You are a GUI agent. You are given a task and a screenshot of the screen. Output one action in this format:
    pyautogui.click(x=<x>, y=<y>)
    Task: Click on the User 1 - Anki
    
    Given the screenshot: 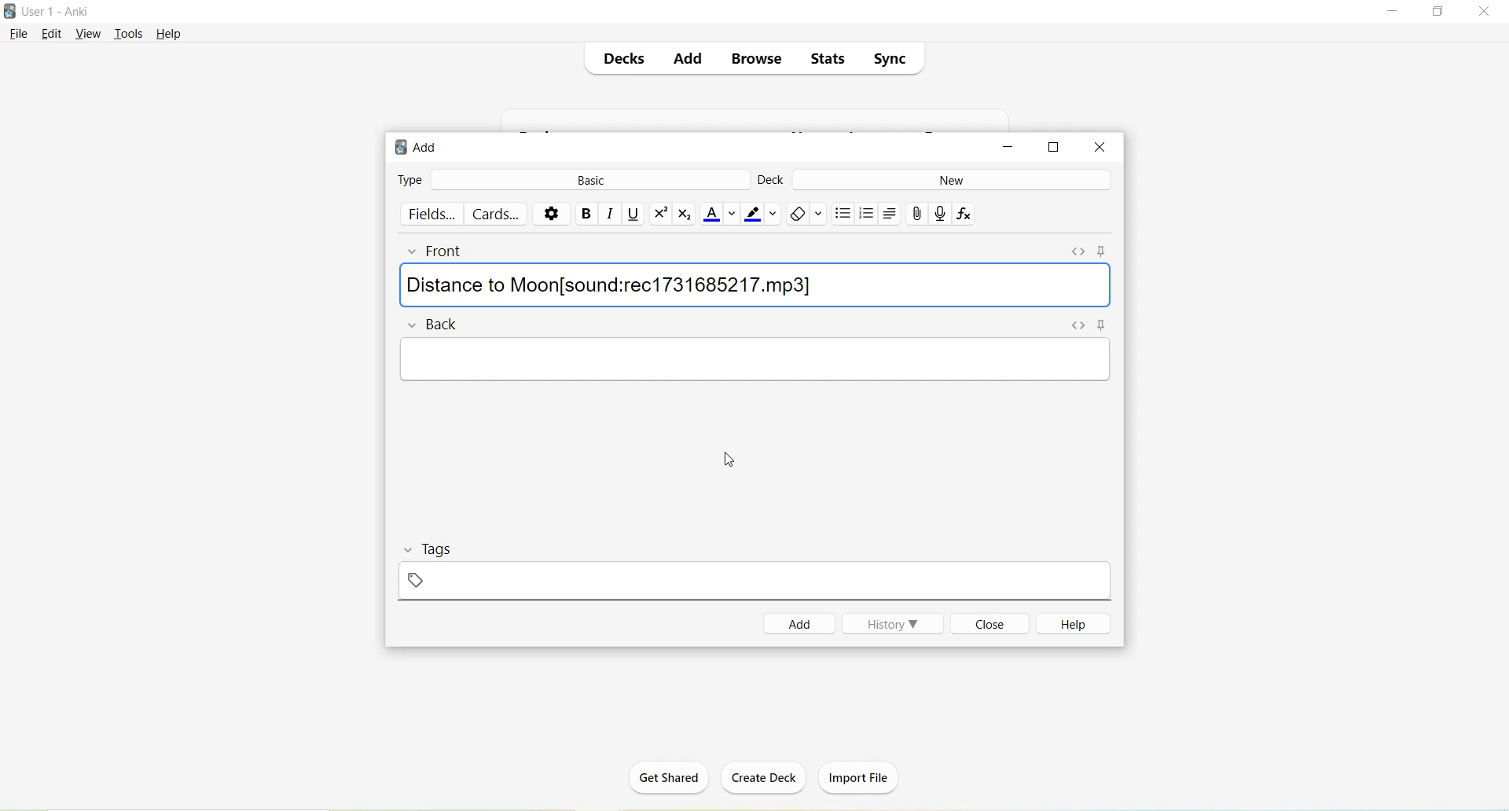 What is the action you would take?
    pyautogui.click(x=57, y=11)
    